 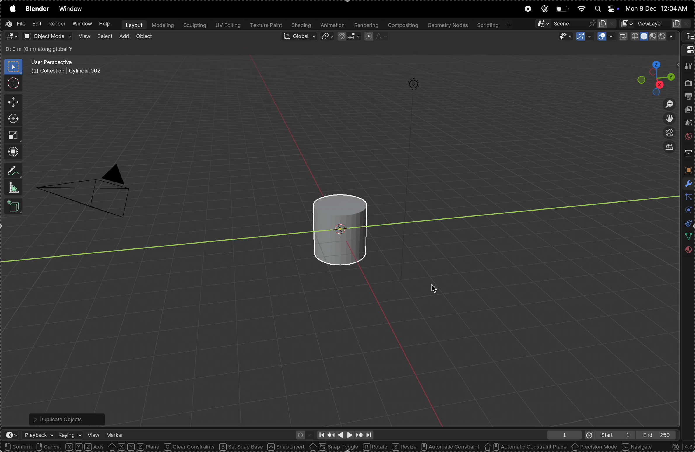 I want to click on Sculptiing, so click(x=194, y=25).